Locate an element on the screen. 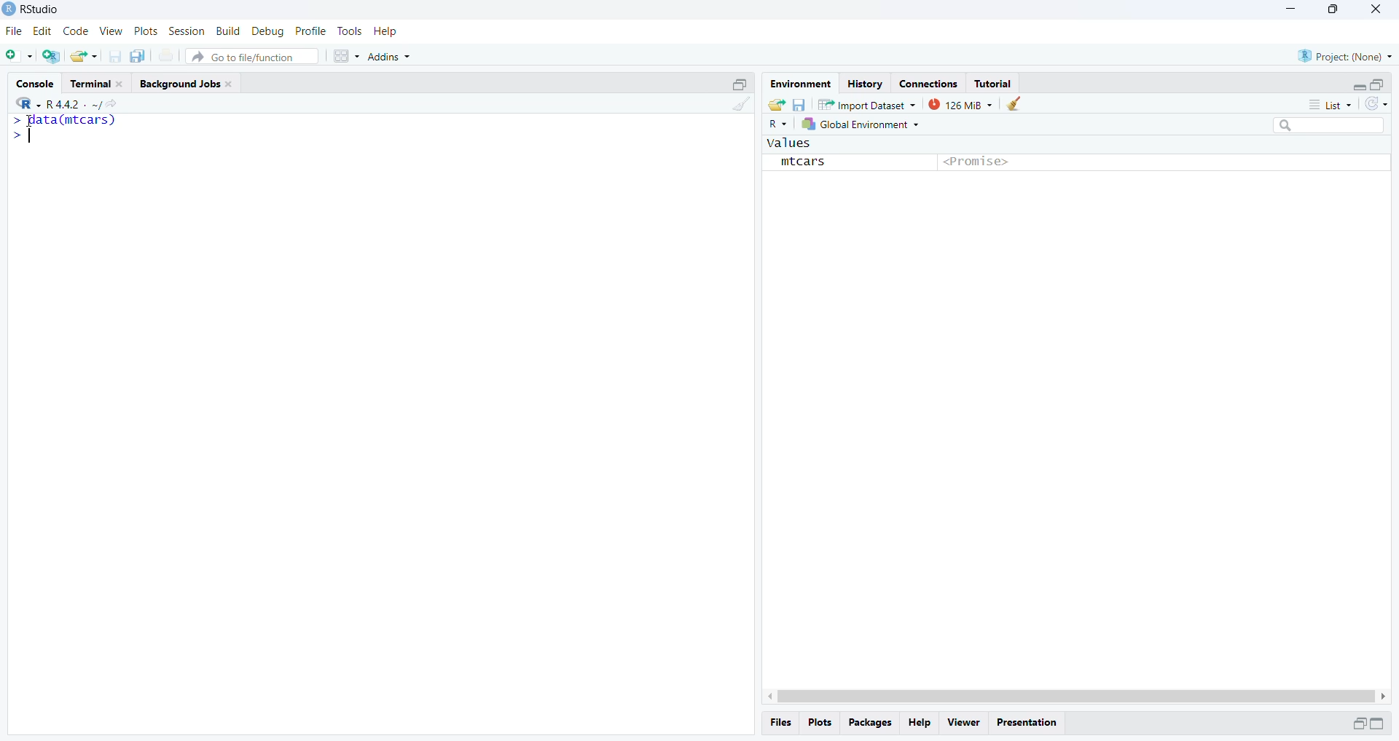 This screenshot has height=741, width=1399. print is located at coordinates (166, 55).